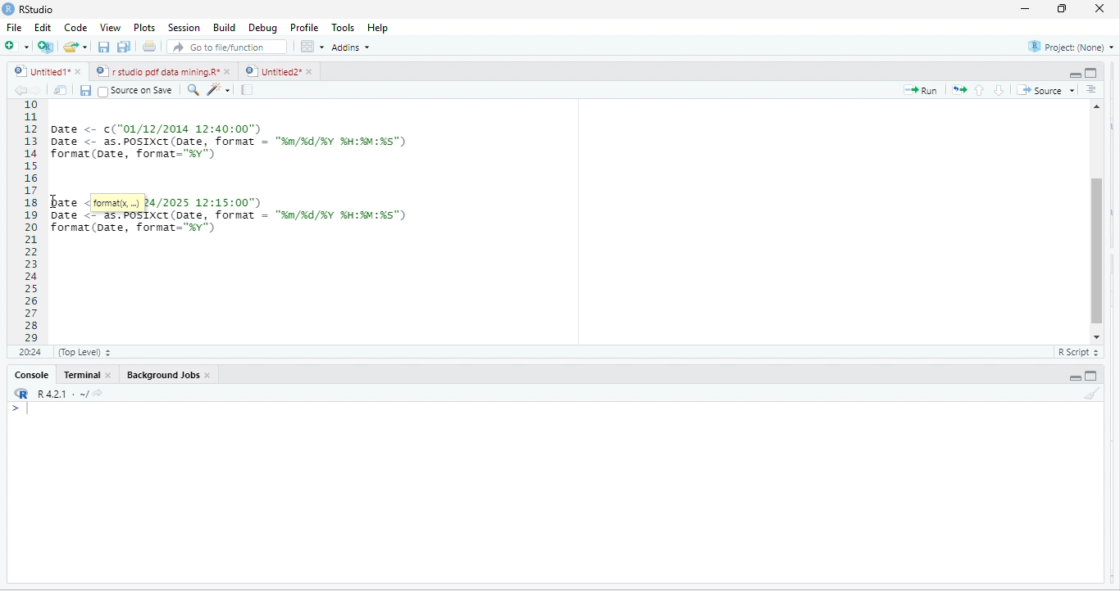 The image size is (1120, 591). Describe the element at coordinates (981, 89) in the screenshot. I see `go to previous section/chunk` at that location.